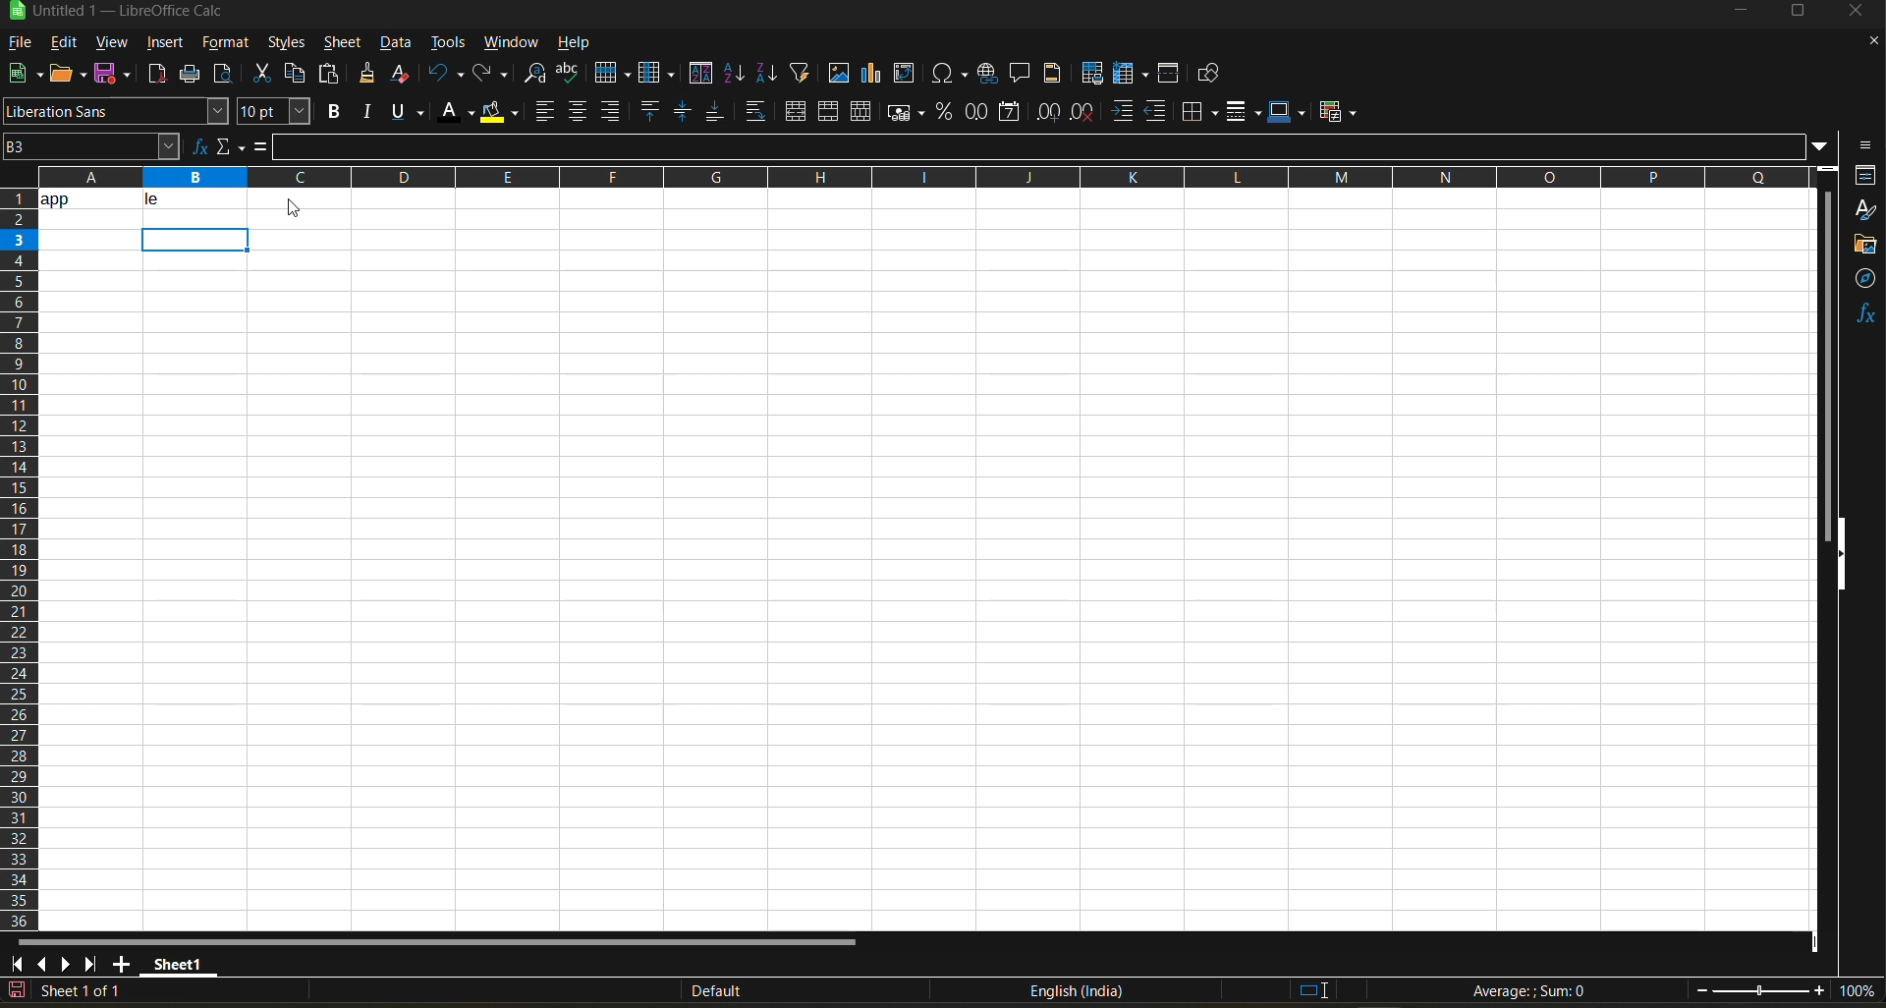 This screenshot has width=1886, height=1008. I want to click on conditional, so click(1341, 111).